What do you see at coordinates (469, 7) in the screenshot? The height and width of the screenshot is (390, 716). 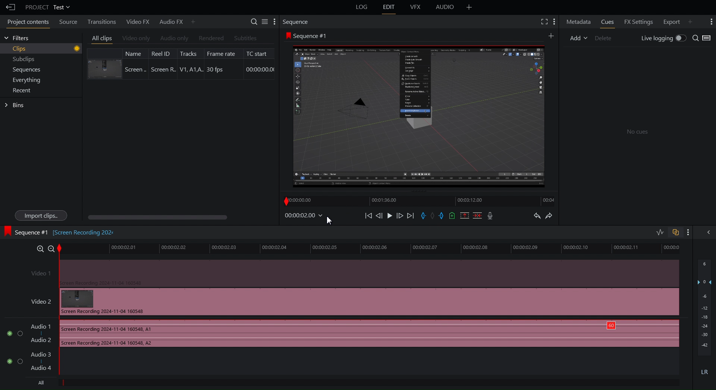 I see `More` at bounding box center [469, 7].